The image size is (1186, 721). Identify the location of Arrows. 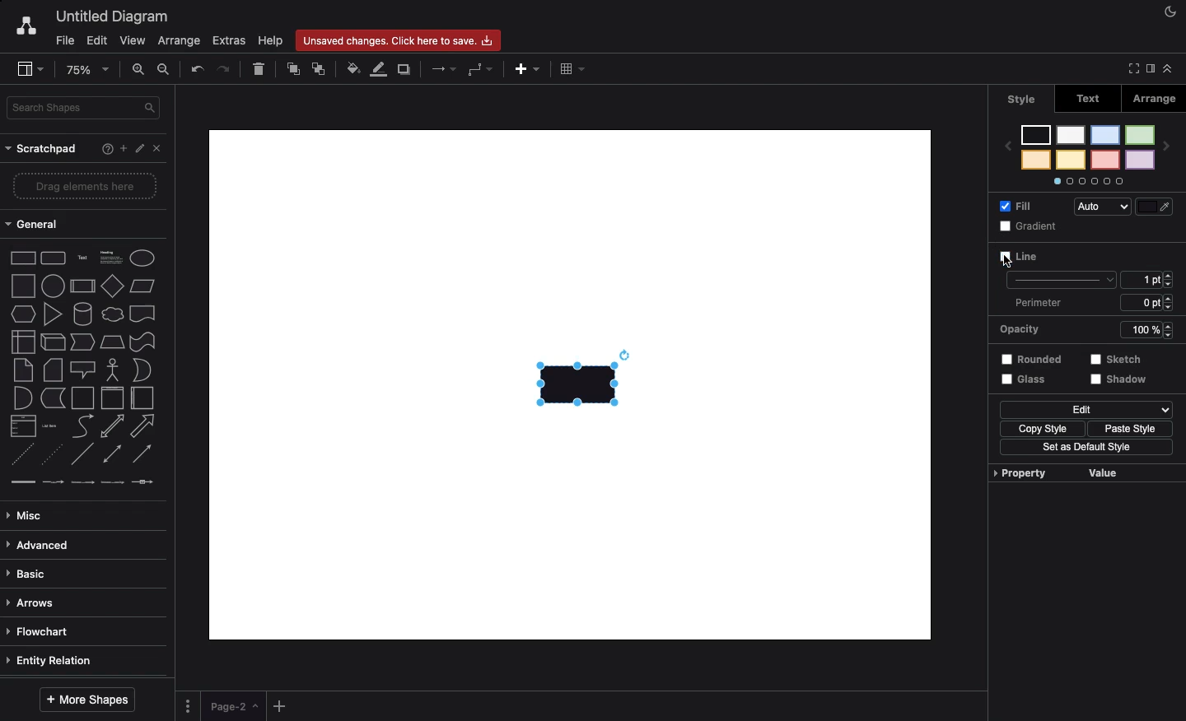
(440, 68).